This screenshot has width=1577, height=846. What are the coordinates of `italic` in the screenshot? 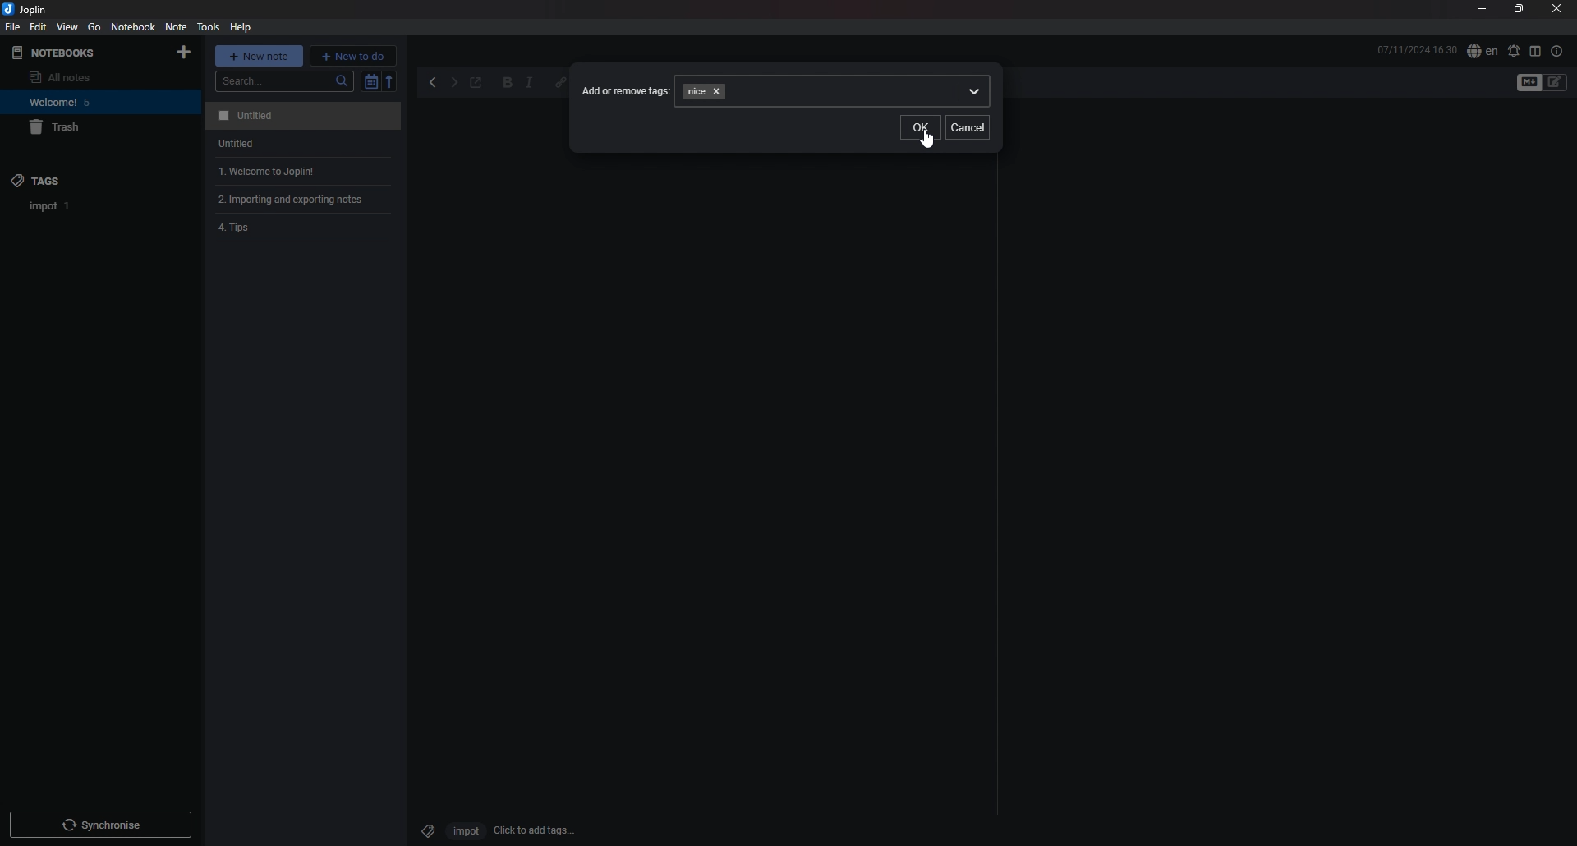 It's located at (529, 84).